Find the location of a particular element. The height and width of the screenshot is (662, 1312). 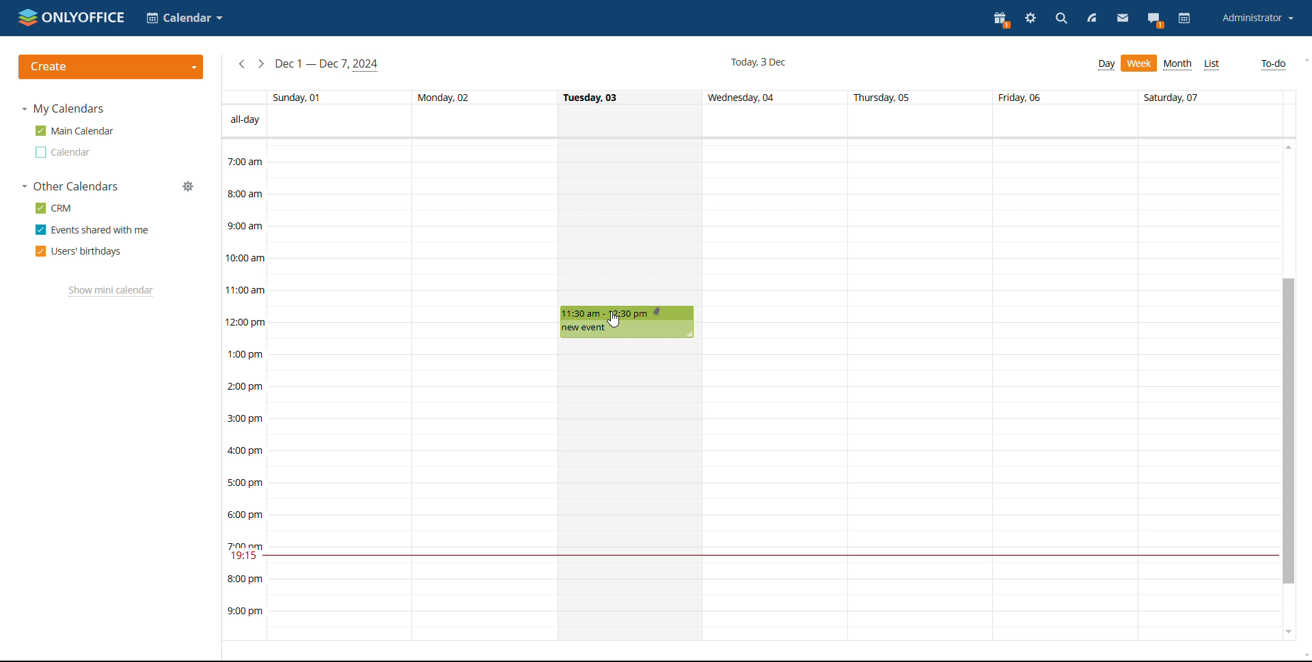

Tuesday, 03 is located at coordinates (592, 96).